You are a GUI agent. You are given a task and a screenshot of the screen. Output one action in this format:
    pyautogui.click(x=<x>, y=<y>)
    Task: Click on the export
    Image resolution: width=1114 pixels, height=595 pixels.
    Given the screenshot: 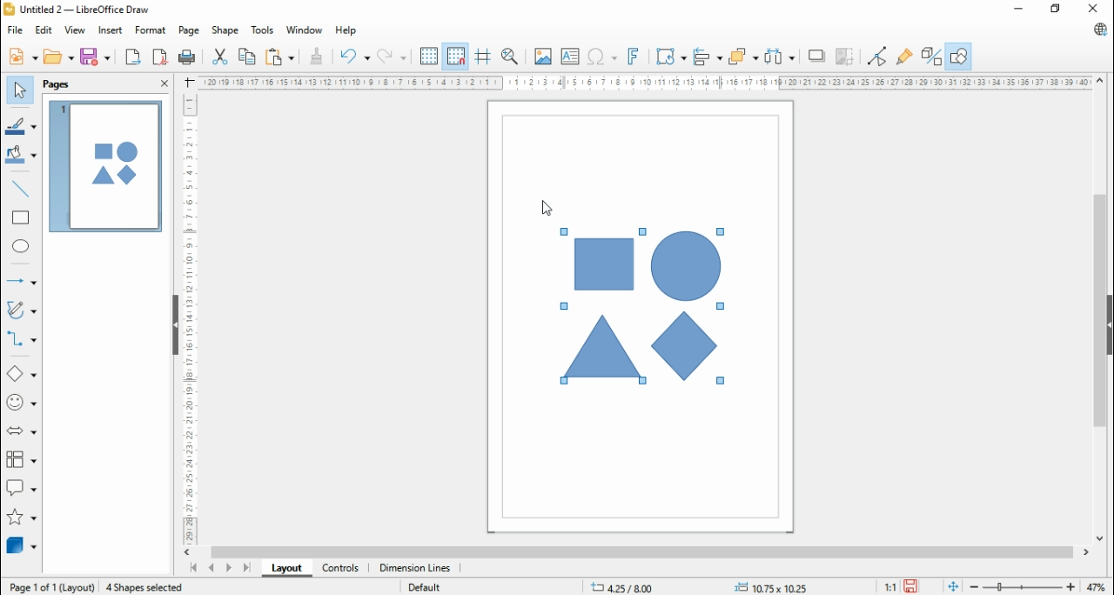 What is the action you would take?
    pyautogui.click(x=133, y=57)
    